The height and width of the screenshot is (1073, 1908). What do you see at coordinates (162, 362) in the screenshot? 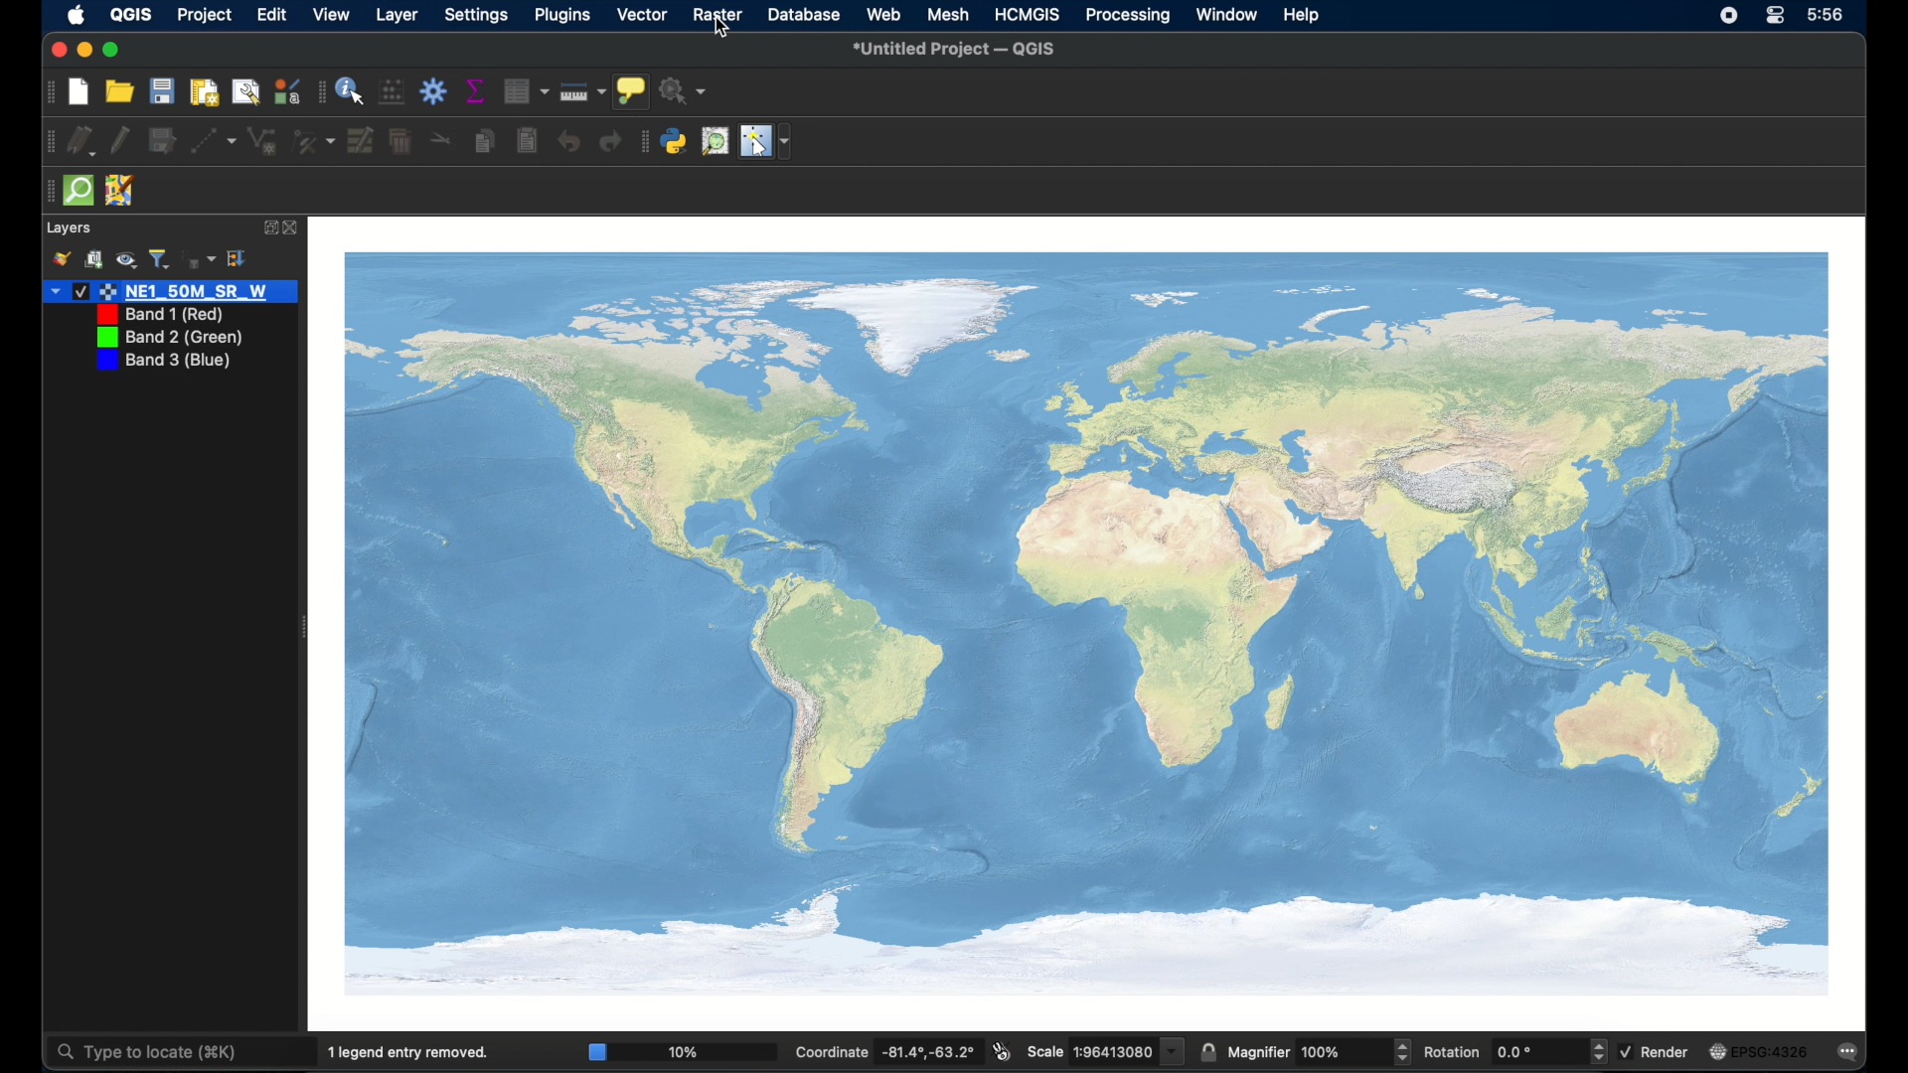
I see `layer 4` at bounding box center [162, 362].